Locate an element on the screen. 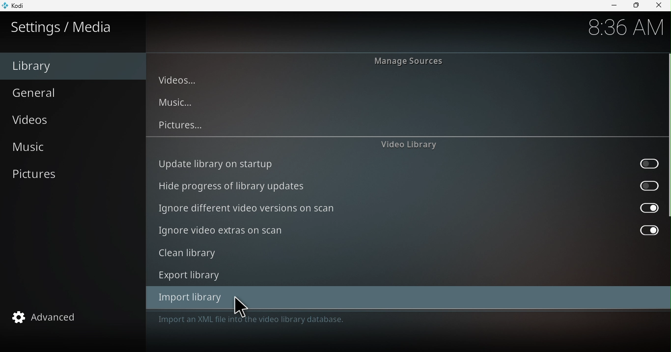 The width and height of the screenshot is (671, 352). Import library is located at coordinates (403, 297).